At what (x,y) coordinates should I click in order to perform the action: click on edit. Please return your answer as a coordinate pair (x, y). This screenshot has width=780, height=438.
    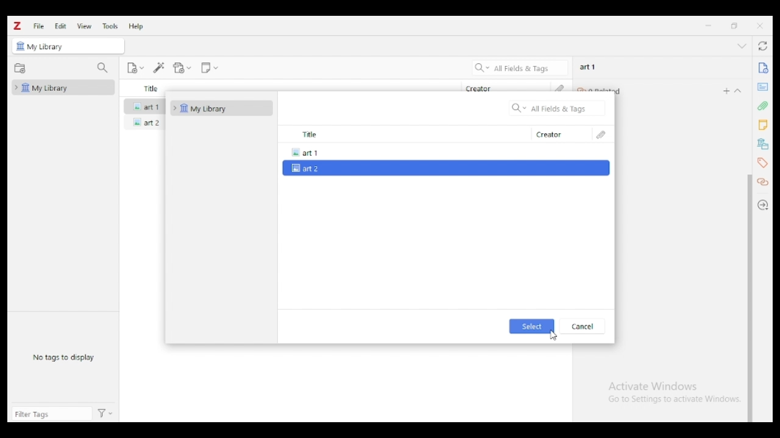
    Looking at the image, I should click on (60, 26).